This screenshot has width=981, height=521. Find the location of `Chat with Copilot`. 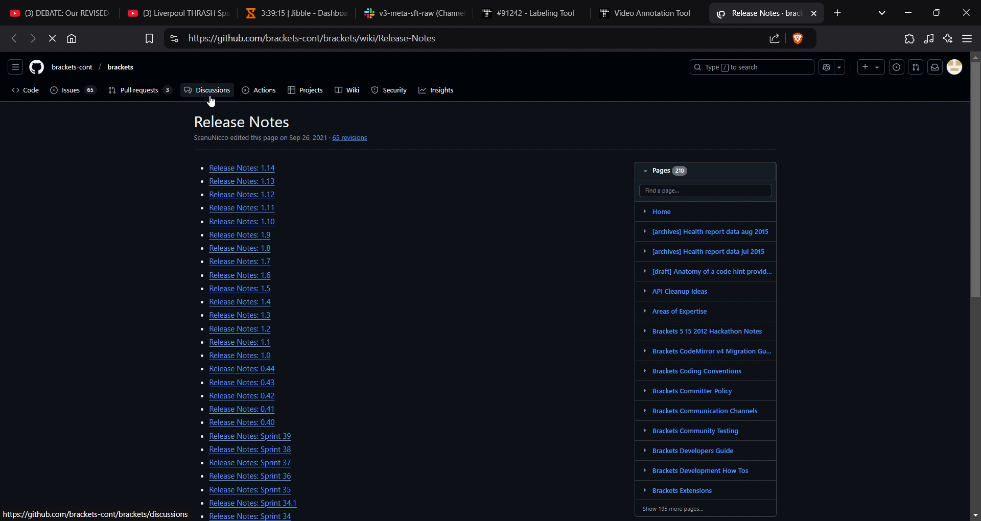

Chat with Copilot is located at coordinates (831, 67).